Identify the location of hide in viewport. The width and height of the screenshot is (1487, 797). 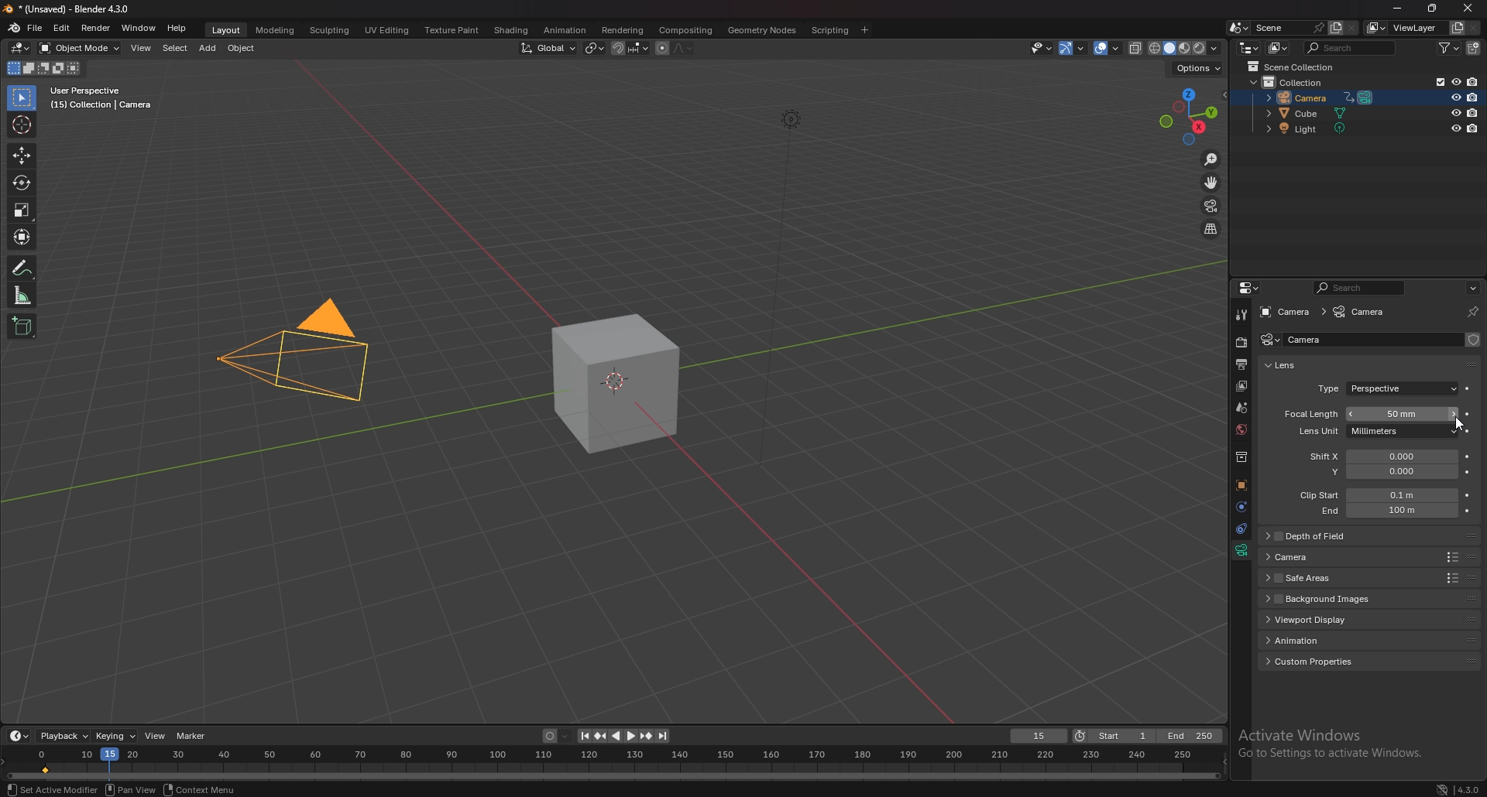
(1454, 98).